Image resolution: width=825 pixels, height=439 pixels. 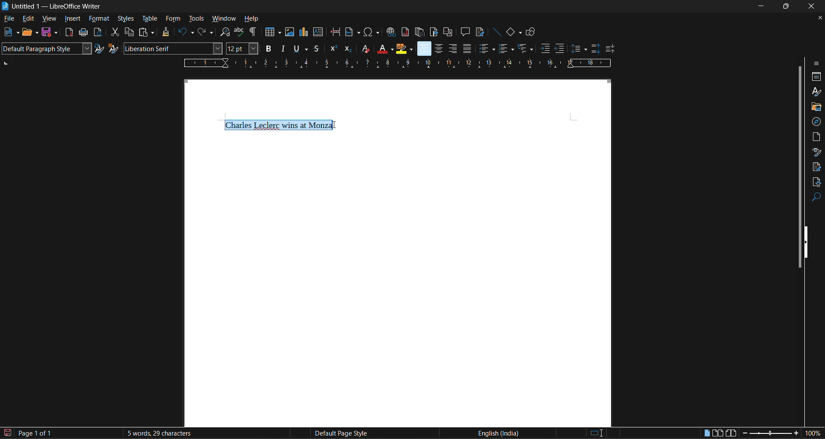 I want to click on format, so click(x=99, y=19).